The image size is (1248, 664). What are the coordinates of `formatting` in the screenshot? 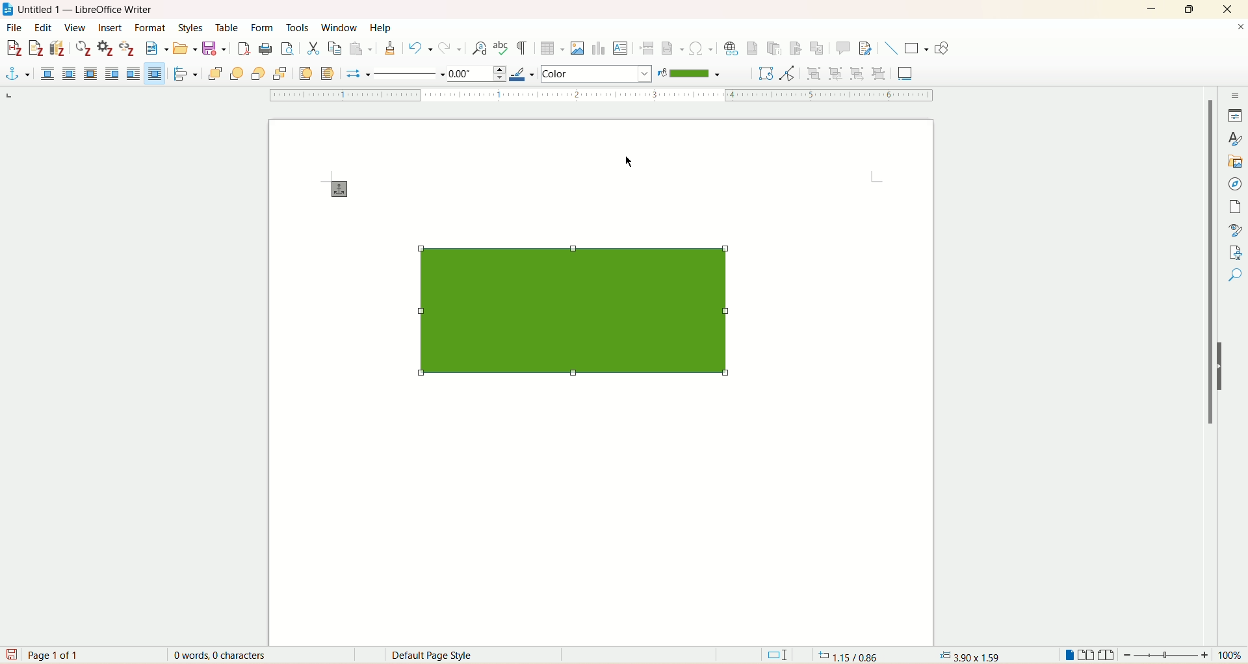 It's located at (389, 48).